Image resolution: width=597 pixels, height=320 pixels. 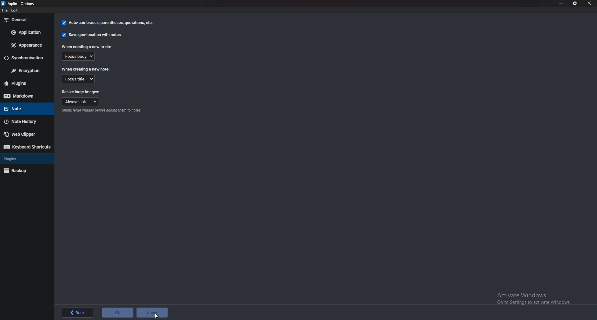 What do you see at coordinates (157, 316) in the screenshot?
I see `cursor` at bounding box center [157, 316].